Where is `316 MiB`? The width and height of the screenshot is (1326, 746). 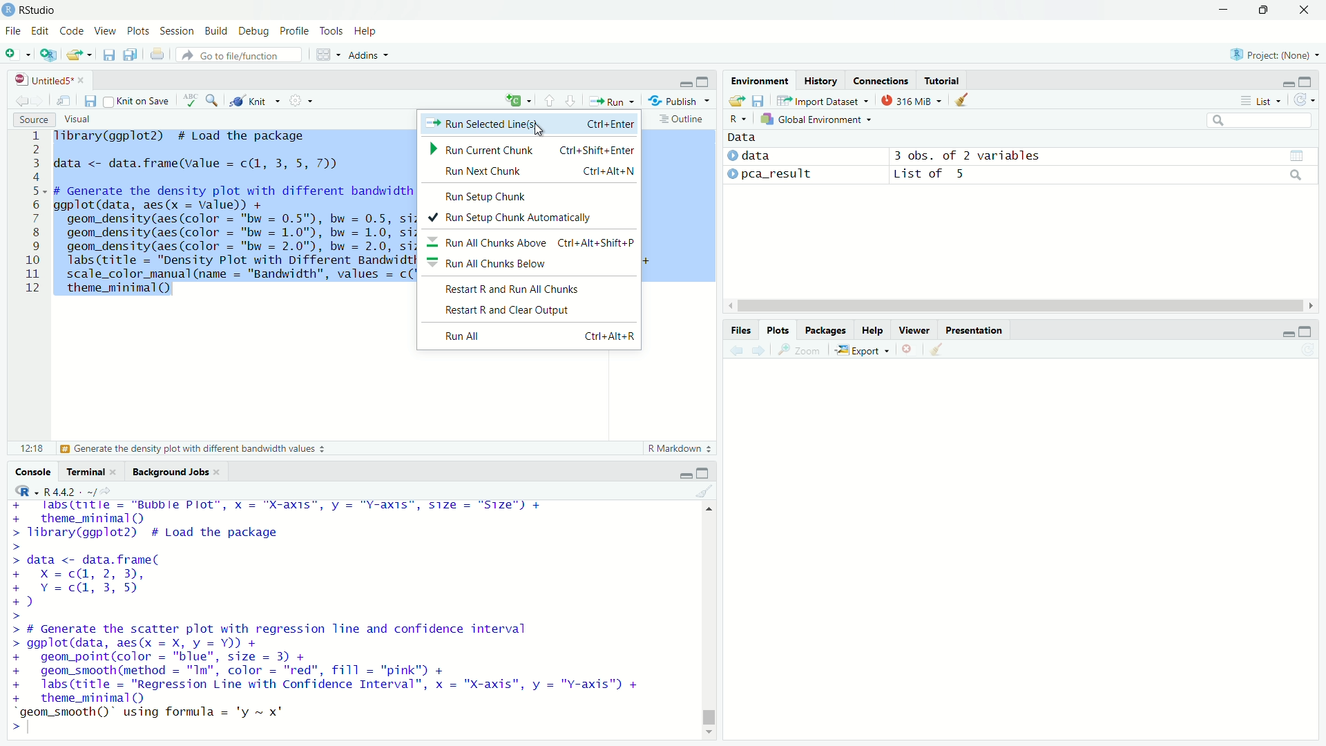
316 MiB is located at coordinates (911, 100).